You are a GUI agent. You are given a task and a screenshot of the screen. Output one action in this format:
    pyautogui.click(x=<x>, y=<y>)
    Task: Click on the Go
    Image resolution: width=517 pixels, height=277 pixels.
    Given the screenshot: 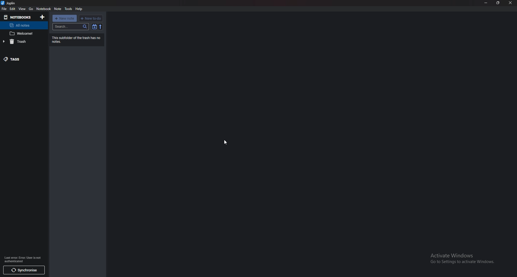 What is the action you would take?
    pyautogui.click(x=30, y=9)
    